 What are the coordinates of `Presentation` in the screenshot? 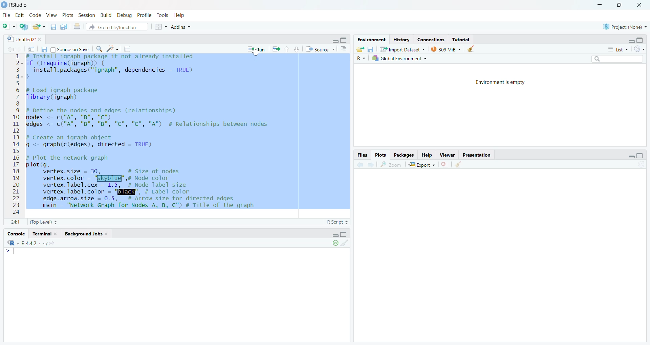 It's located at (479, 155).